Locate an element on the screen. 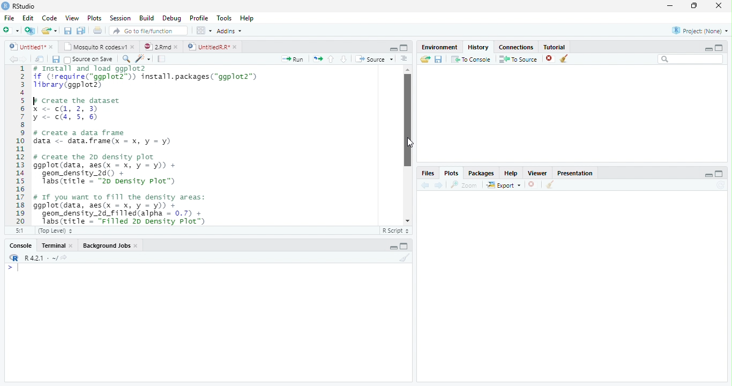 The width and height of the screenshot is (732, 386). clear is located at coordinates (564, 59).